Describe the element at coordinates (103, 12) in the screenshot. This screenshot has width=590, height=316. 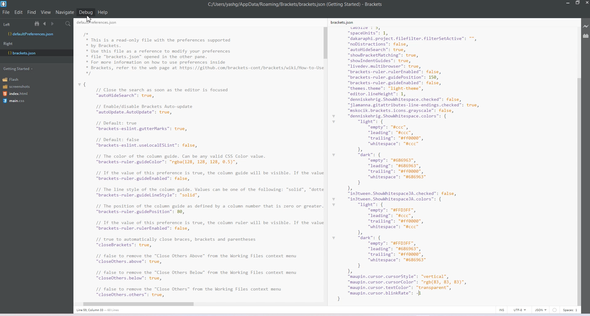
I see `Help` at that location.